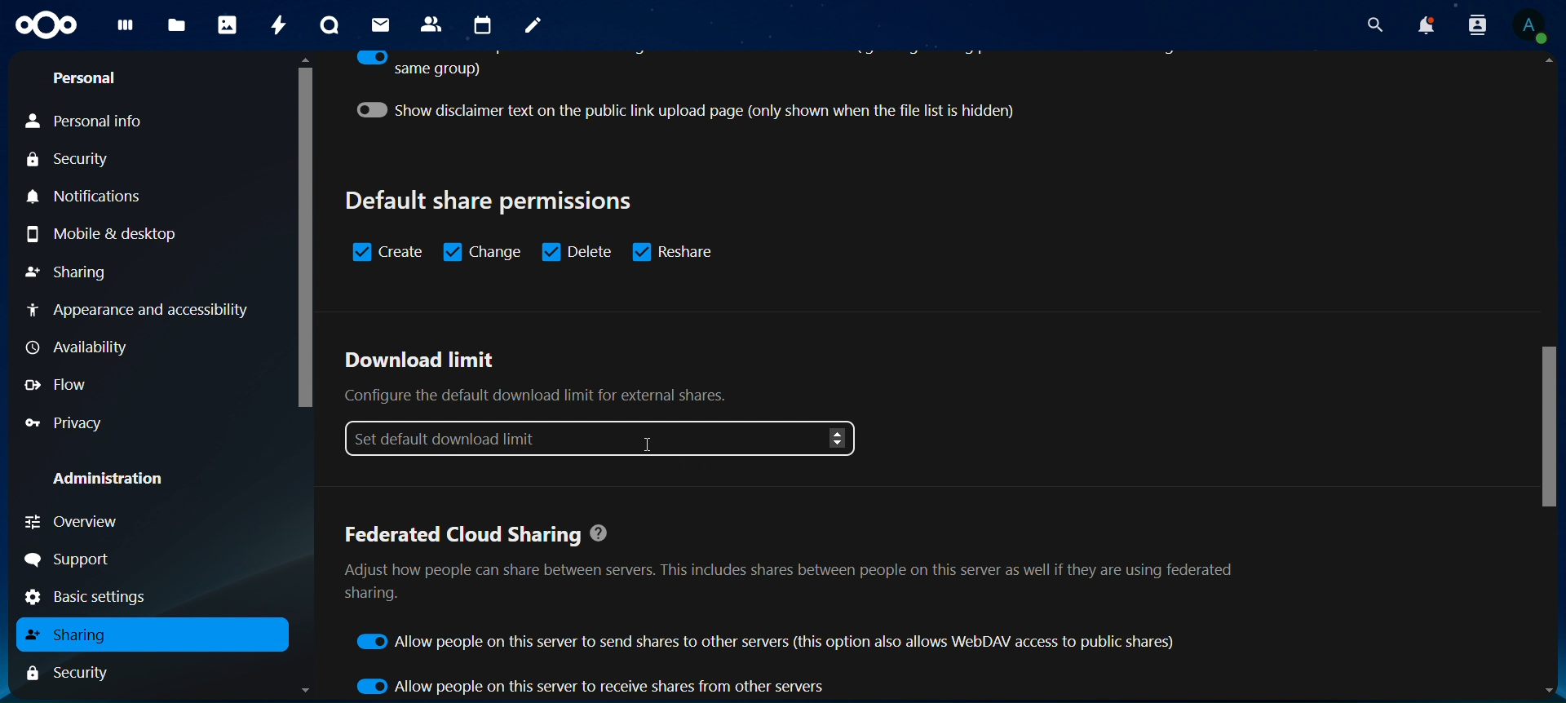 This screenshot has width=1566, height=703. Describe the element at coordinates (1476, 25) in the screenshot. I see `search contacts` at that location.